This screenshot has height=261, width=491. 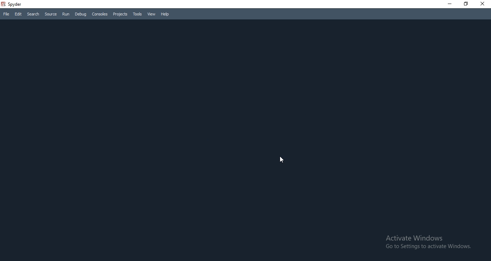 I want to click on spyder logo, so click(x=3, y=4).